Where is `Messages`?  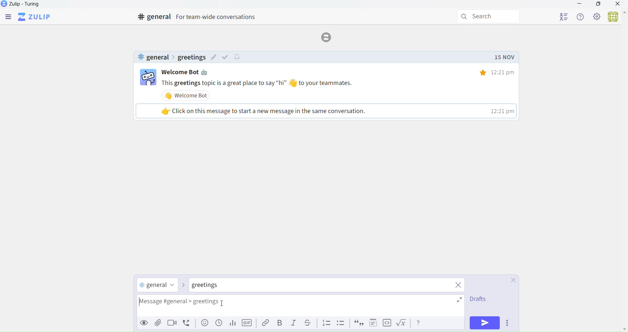 Messages is located at coordinates (340, 83).